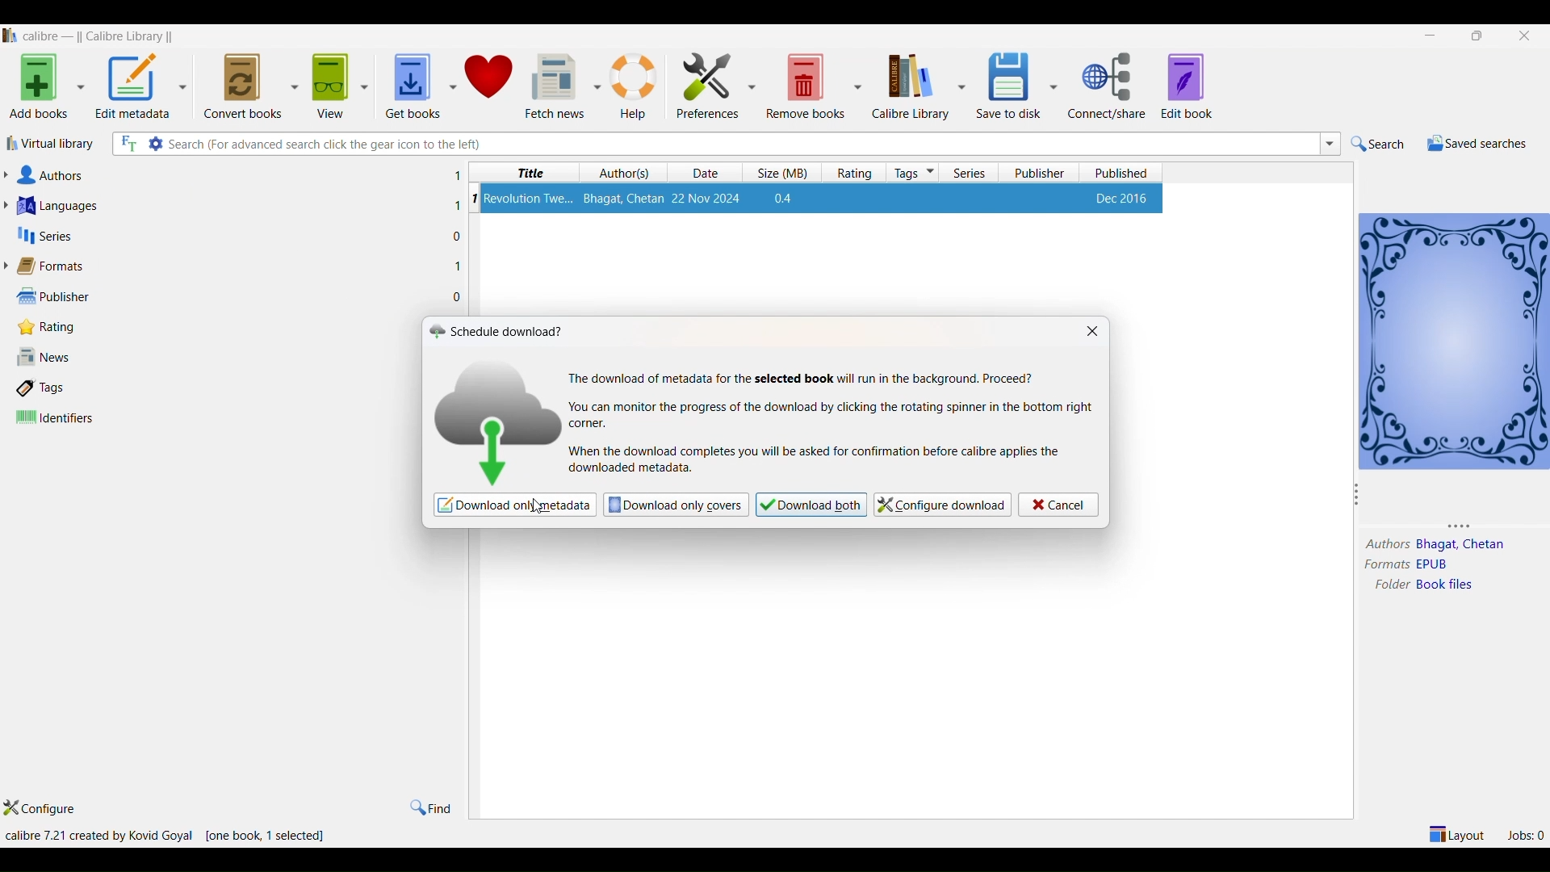 The height and width of the screenshot is (872, 1550). I want to click on fetch news, so click(555, 81).